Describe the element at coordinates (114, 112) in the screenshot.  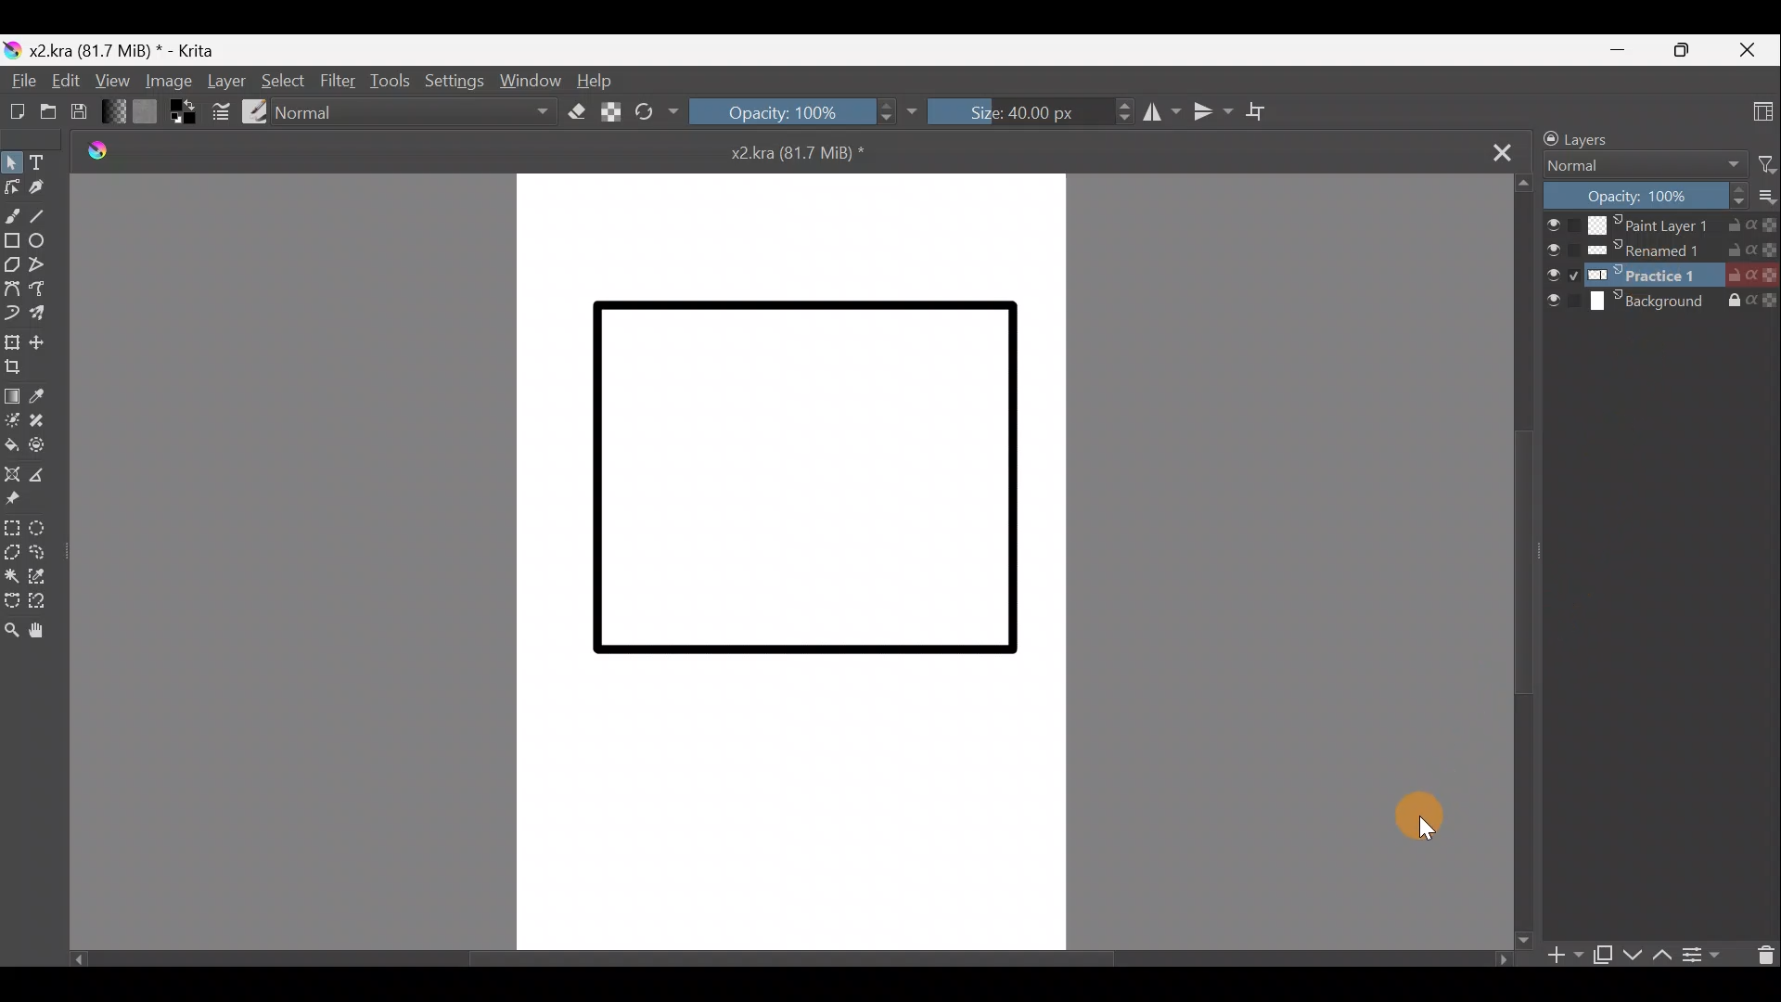
I see `Fill gradients` at that location.